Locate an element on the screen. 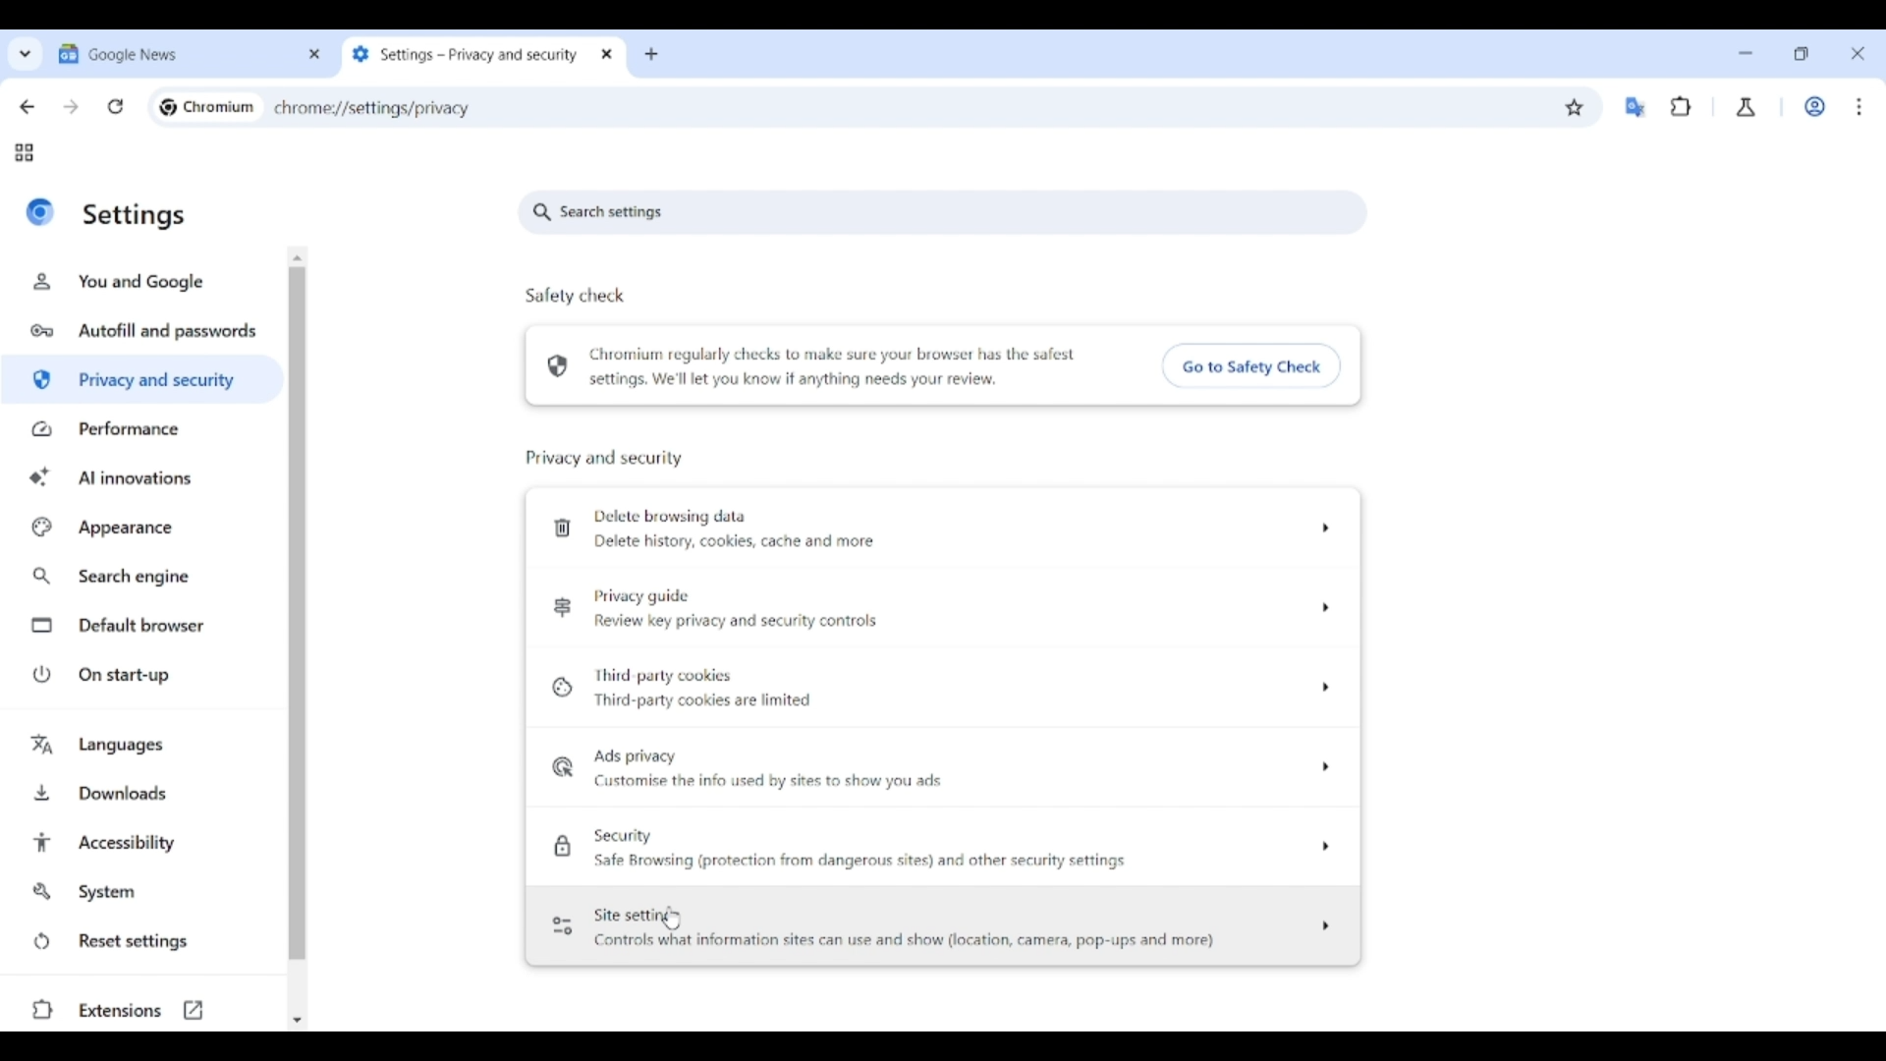  Autofill and passwords is located at coordinates (145, 332).